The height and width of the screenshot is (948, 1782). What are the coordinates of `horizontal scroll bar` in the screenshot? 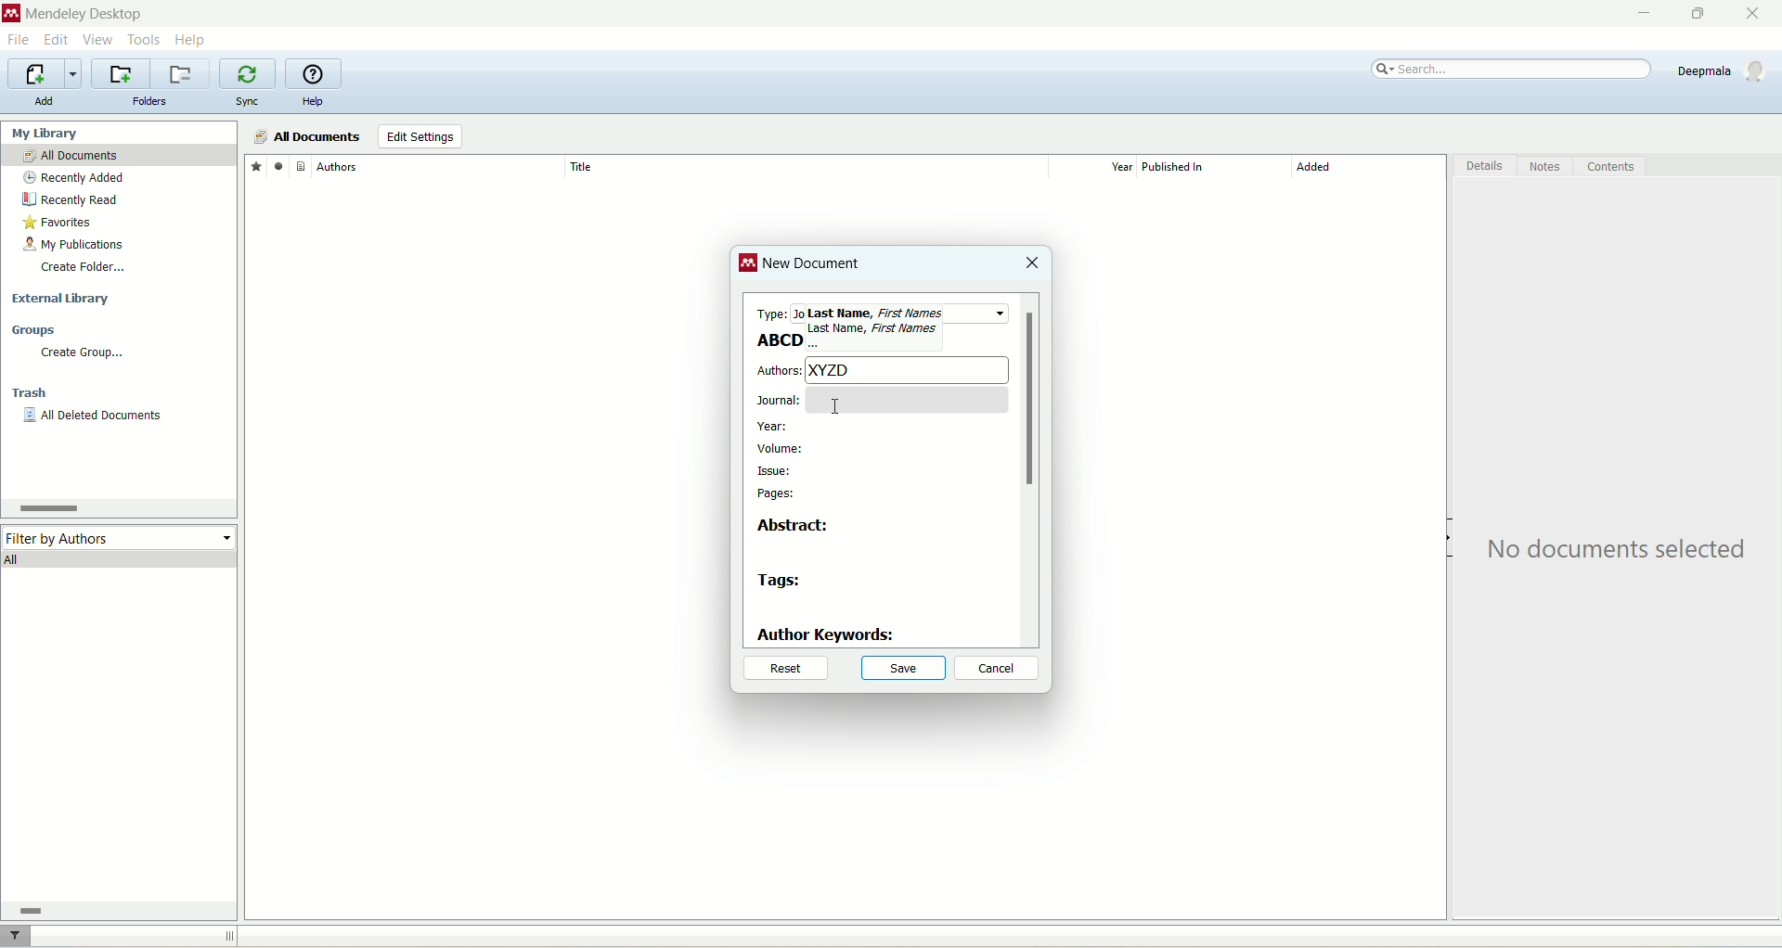 It's located at (115, 910).